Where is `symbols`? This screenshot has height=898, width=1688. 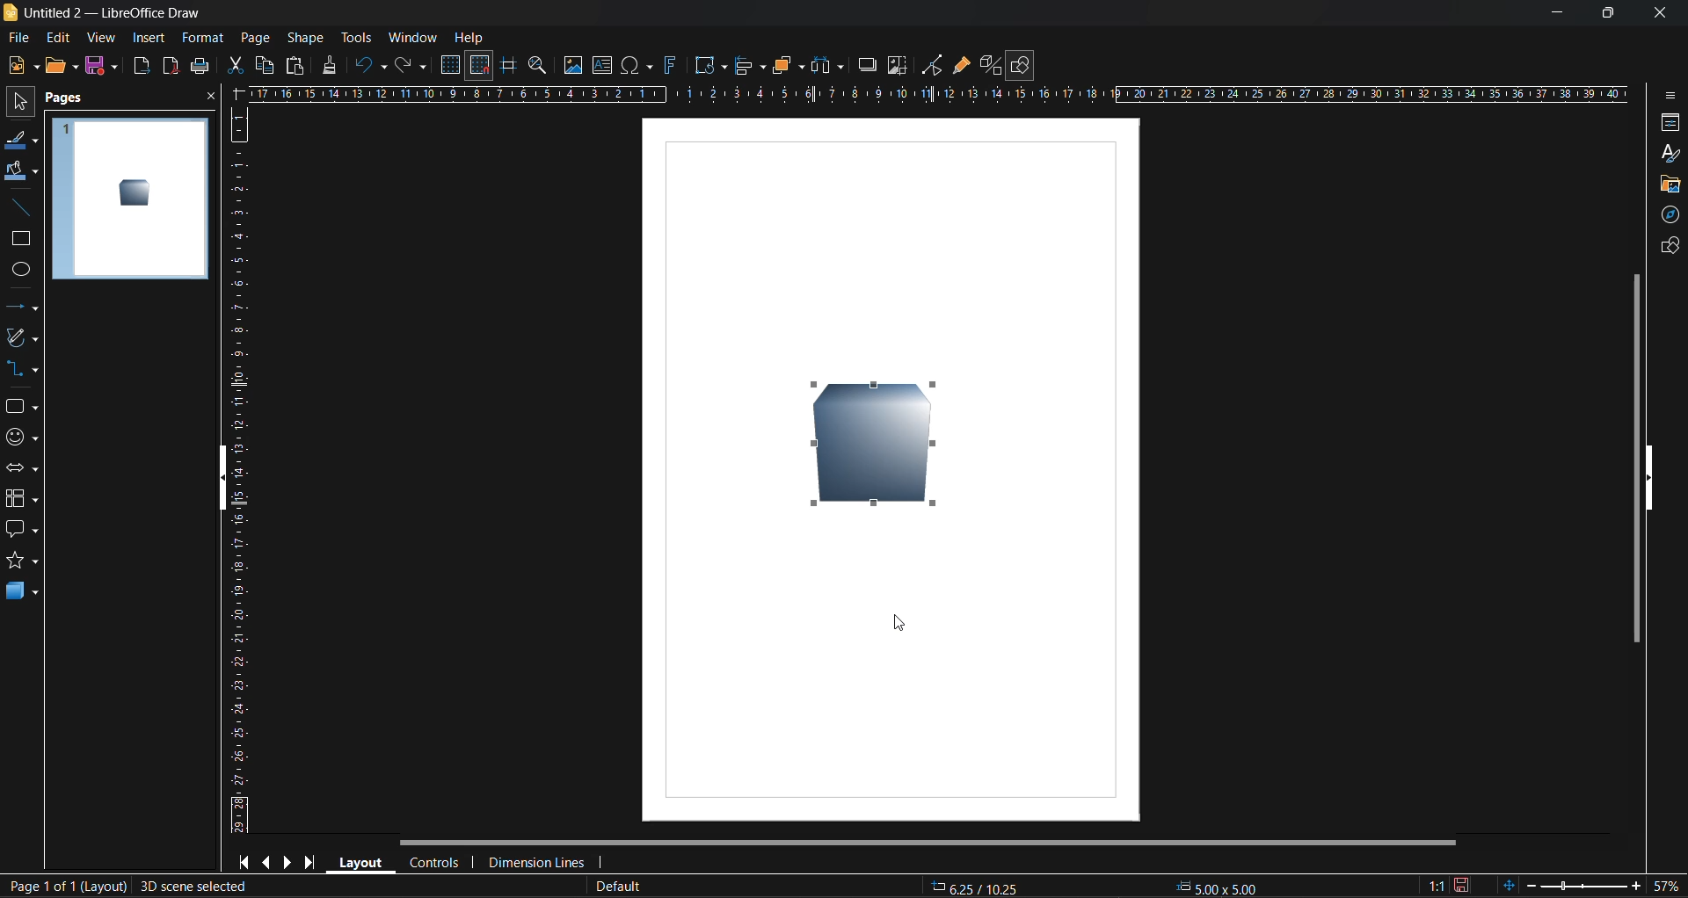
symbols is located at coordinates (19, 436).